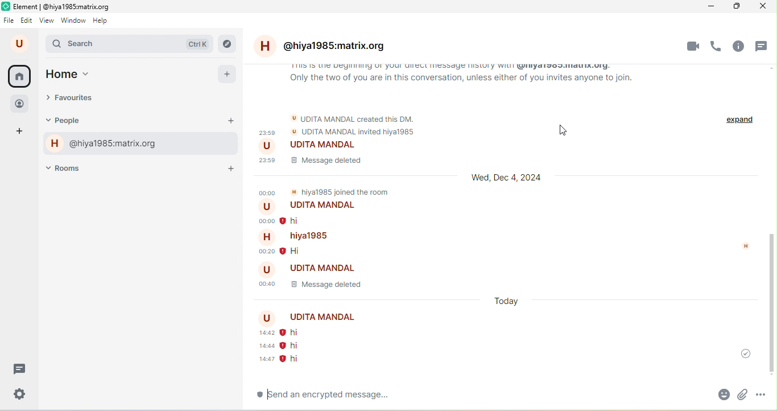 Image resolution: width=777 pixels, height=411 pixels. Describe the element at coordinates (327, 48) in the screenshot. I see `@hiya1985.matrix.org` at that location.